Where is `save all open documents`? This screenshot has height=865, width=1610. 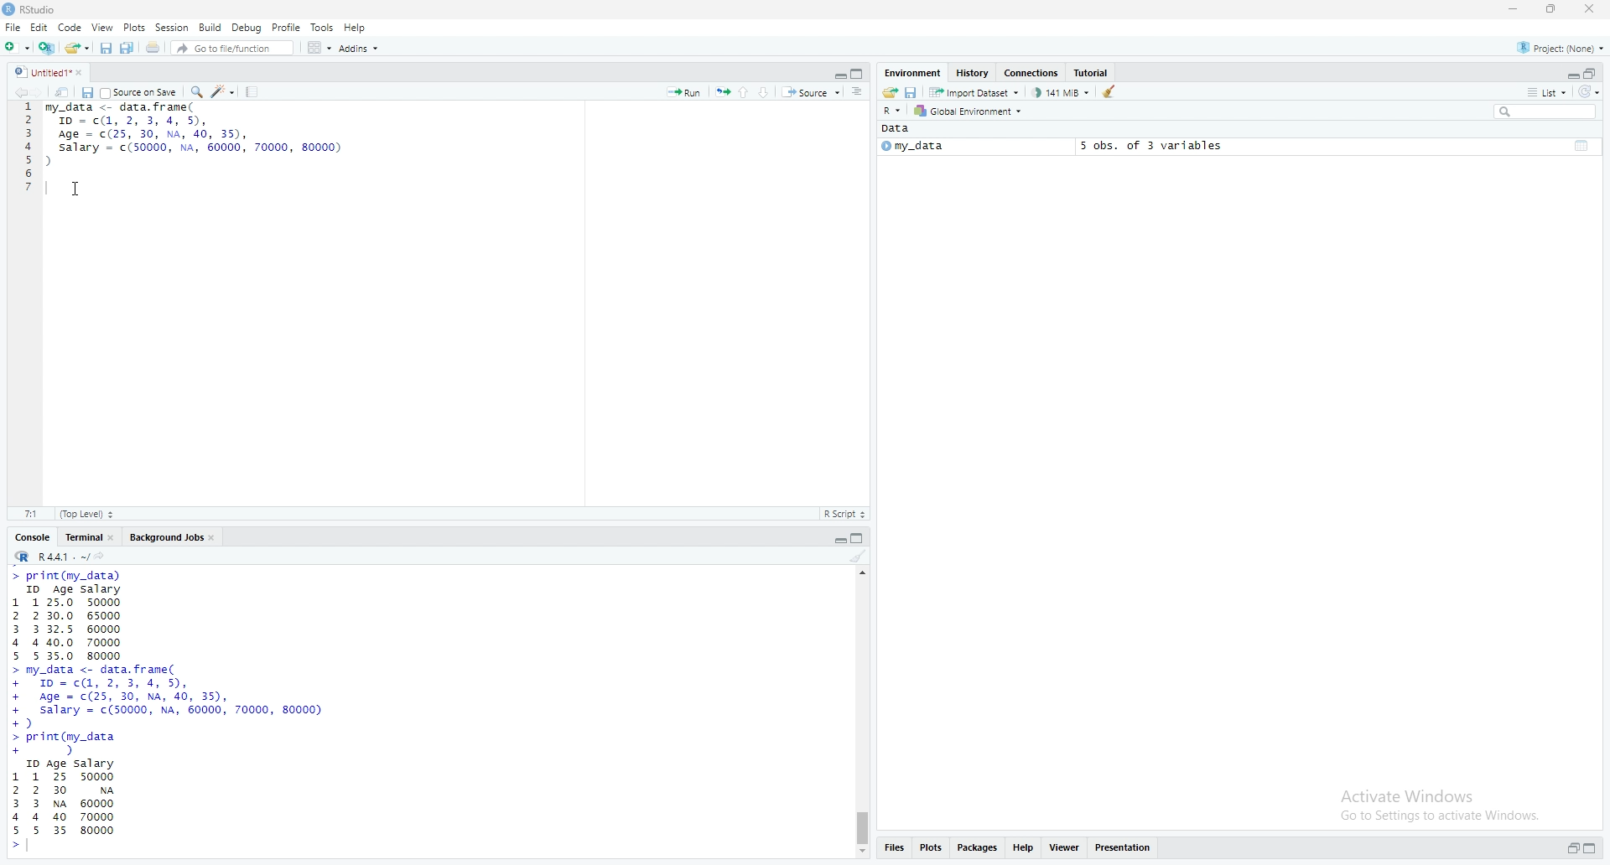 save all open documents is located at coordinates (127, 48).